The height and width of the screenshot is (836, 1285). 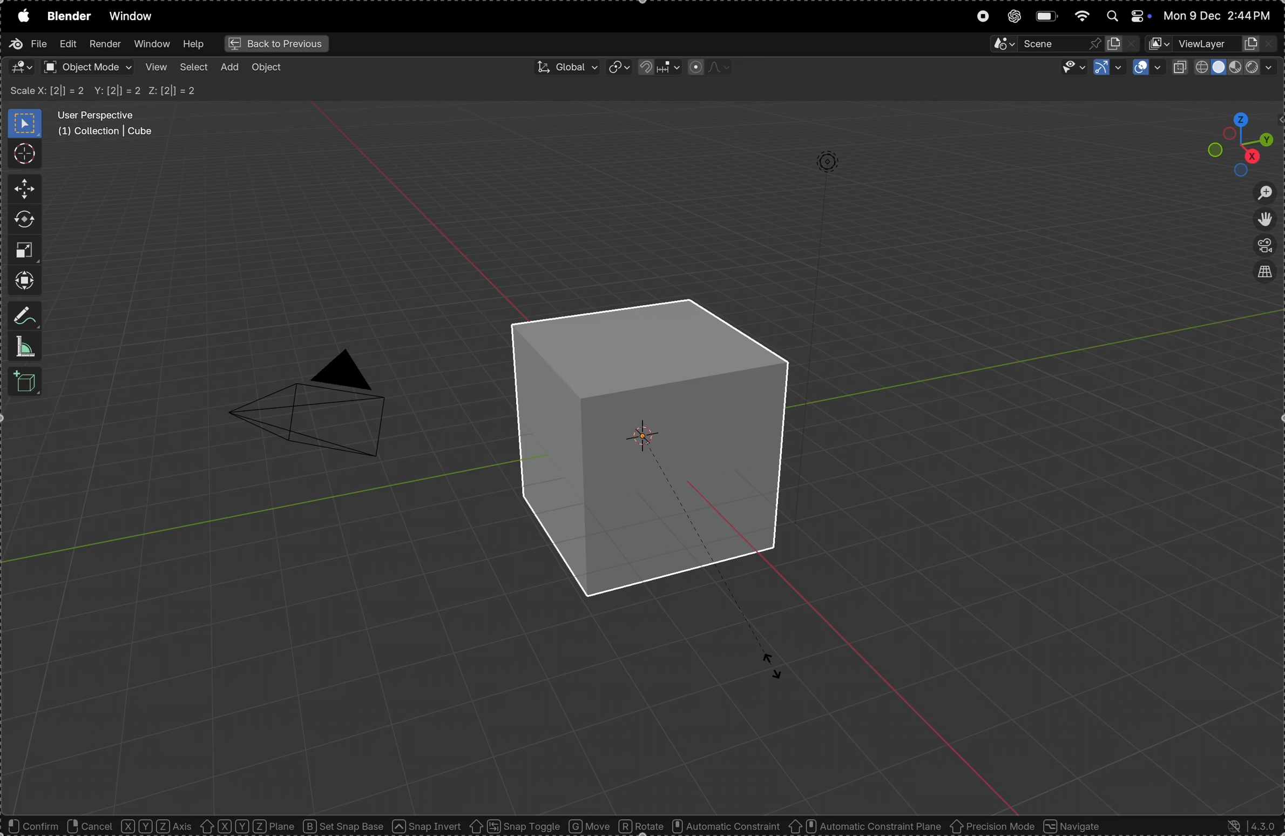 What do you see at coordinates (618, 68) in the screenshot?
I see `transform pviot` at bounding box center [618, 68].